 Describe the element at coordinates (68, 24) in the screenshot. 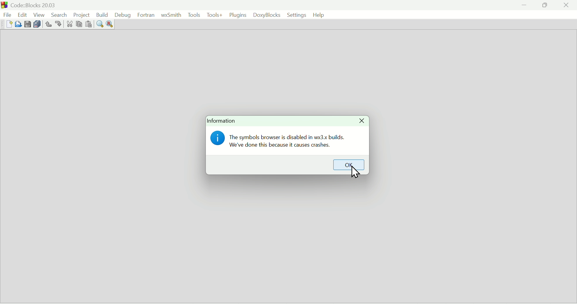

I see `Cut` at that location.